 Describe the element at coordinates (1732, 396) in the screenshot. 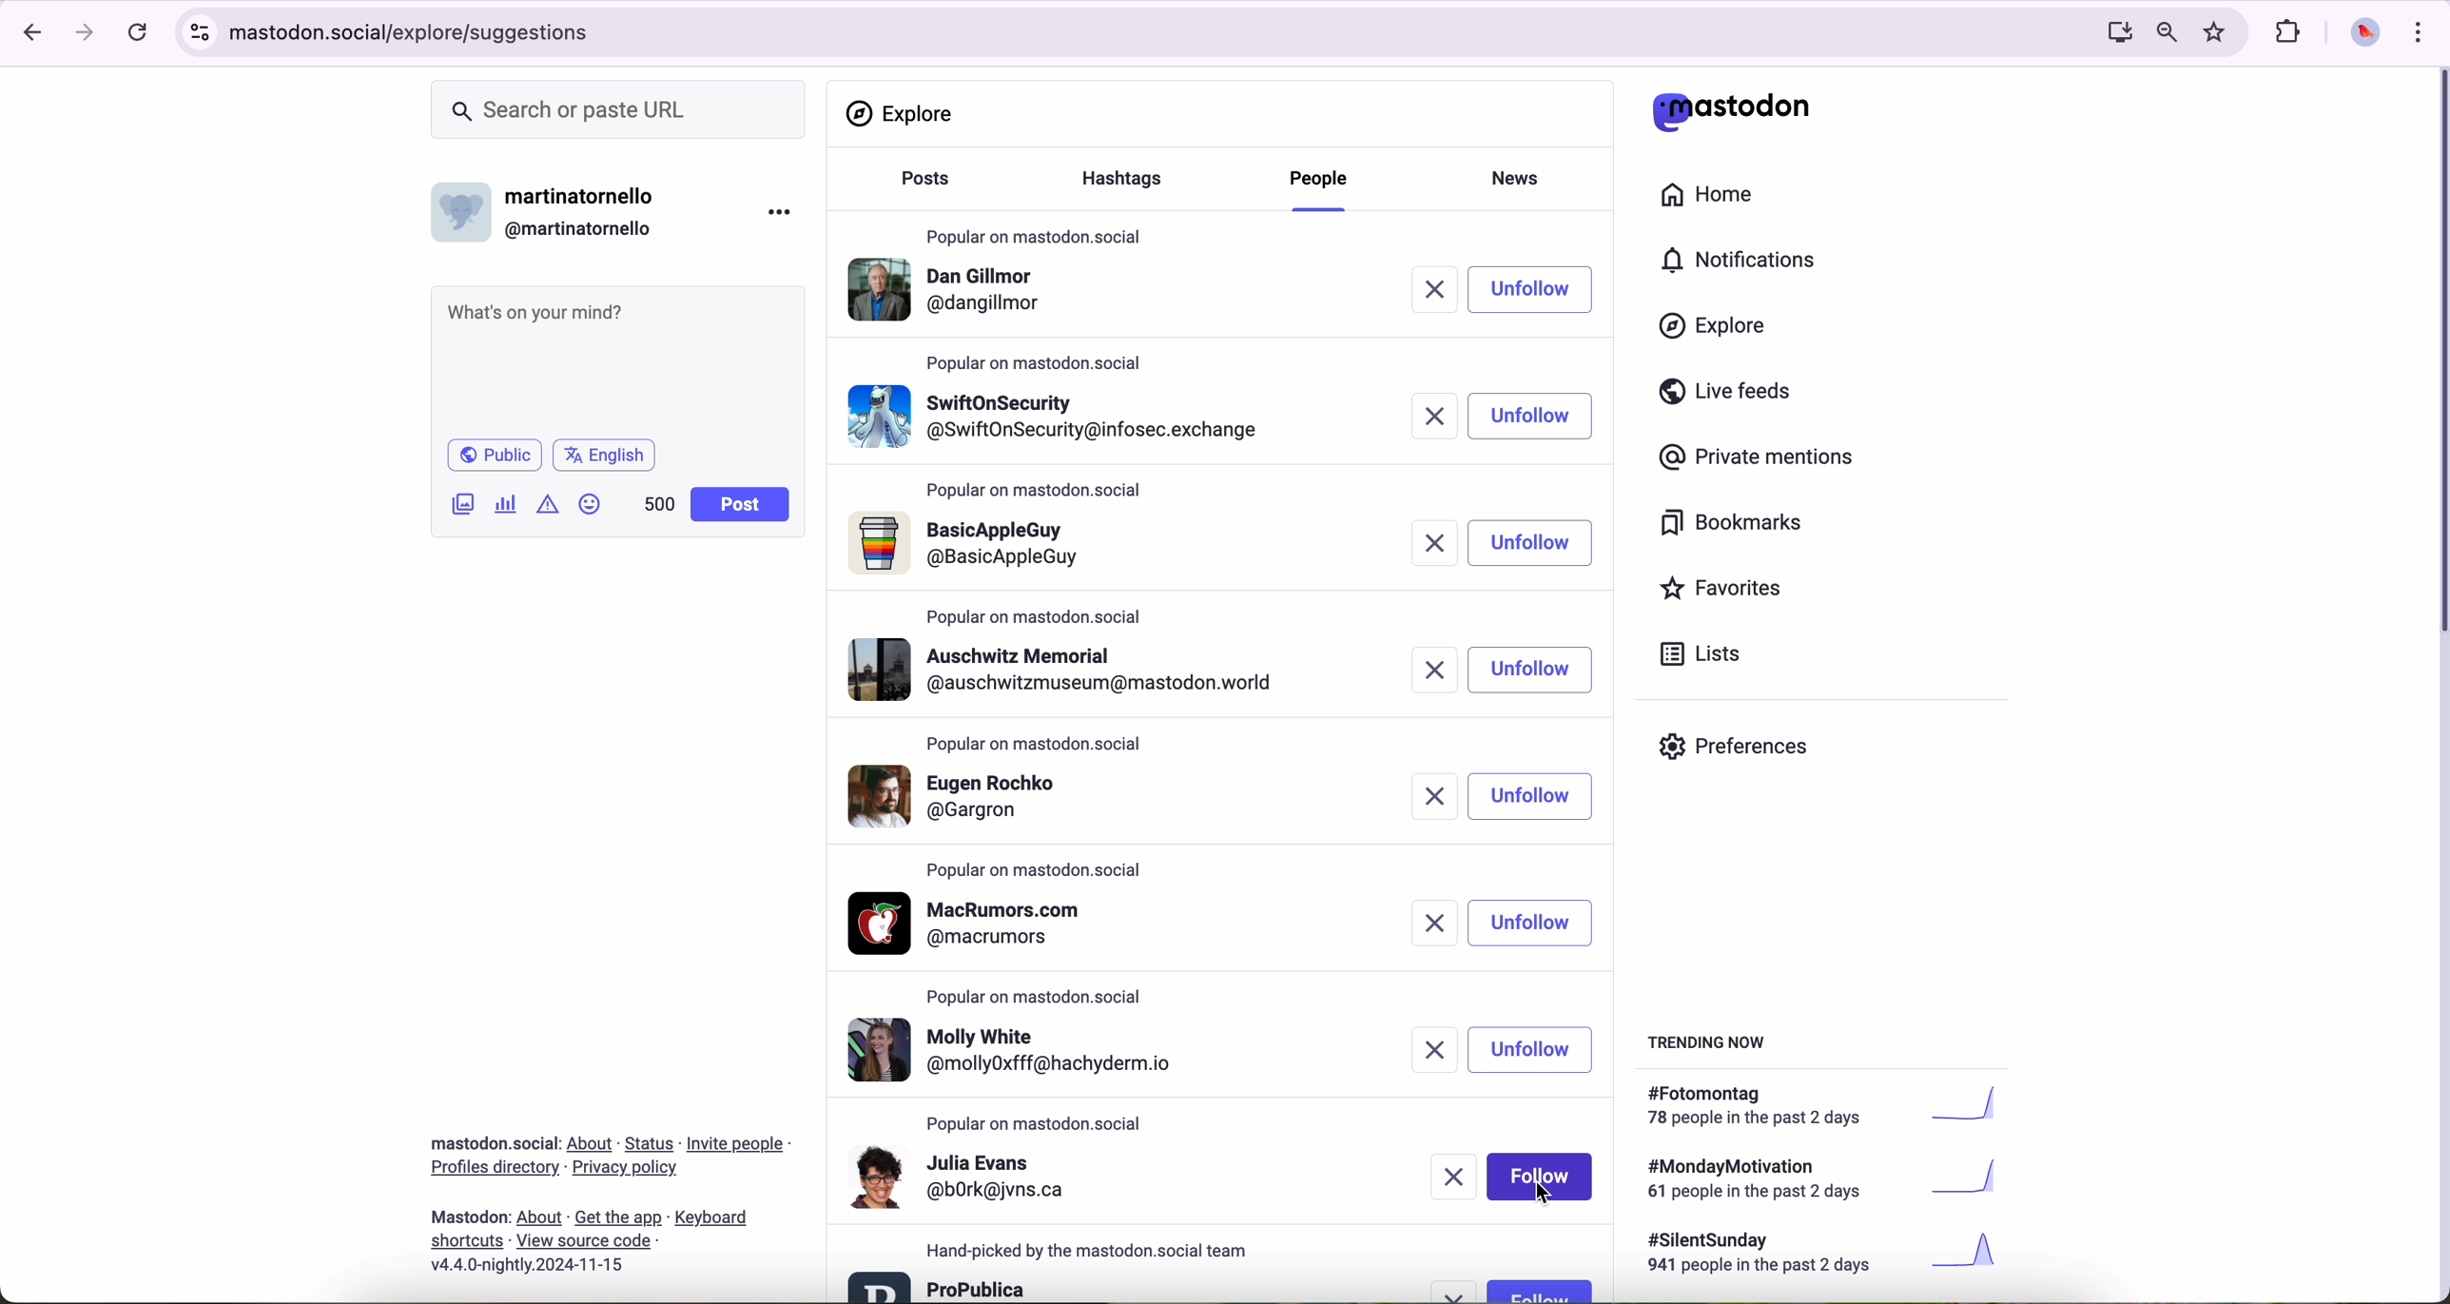

I see `live feeds` at that location.